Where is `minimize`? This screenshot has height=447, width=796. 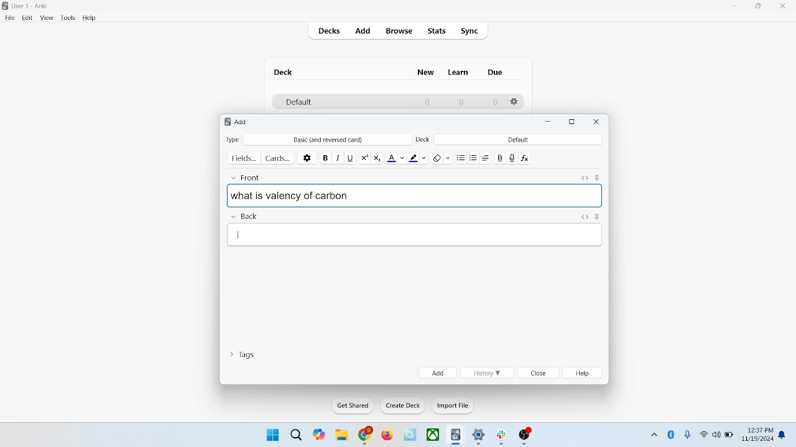 minimize is located at coordinates (736, 6).